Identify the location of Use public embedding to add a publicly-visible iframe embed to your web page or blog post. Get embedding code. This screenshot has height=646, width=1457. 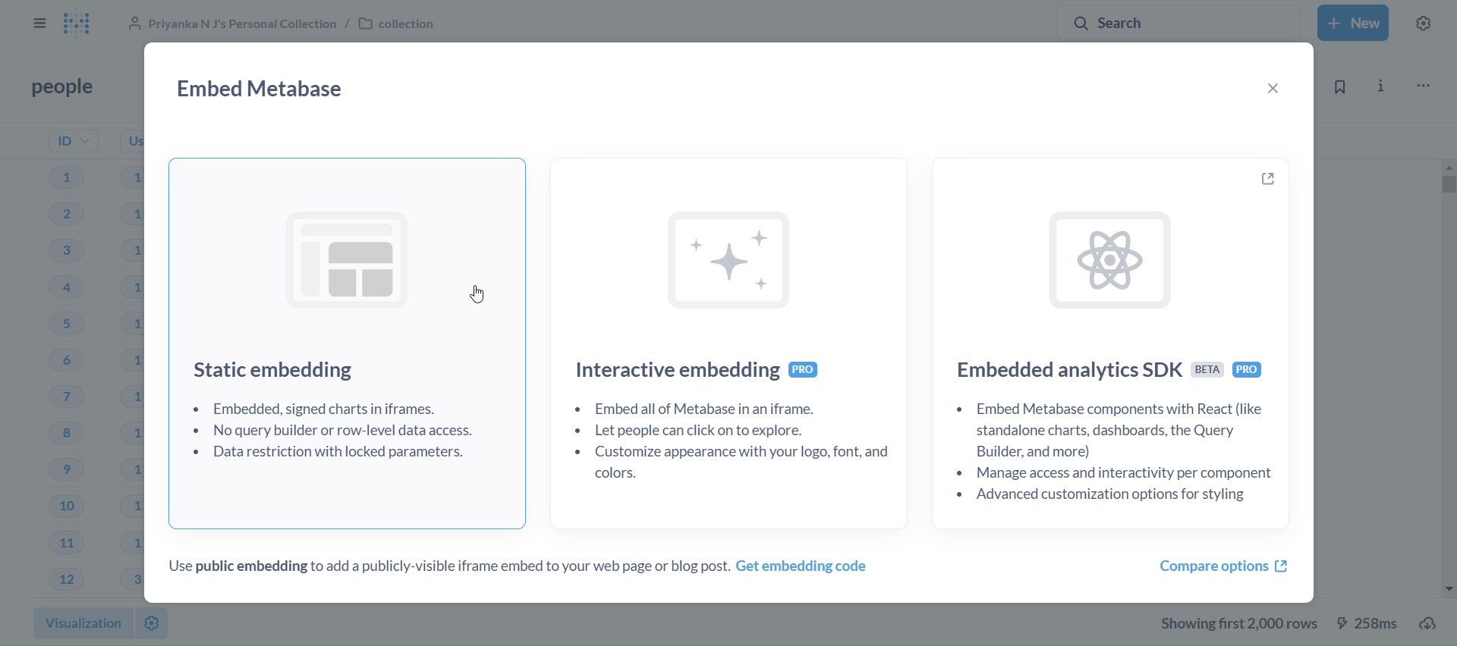
(520, 568).